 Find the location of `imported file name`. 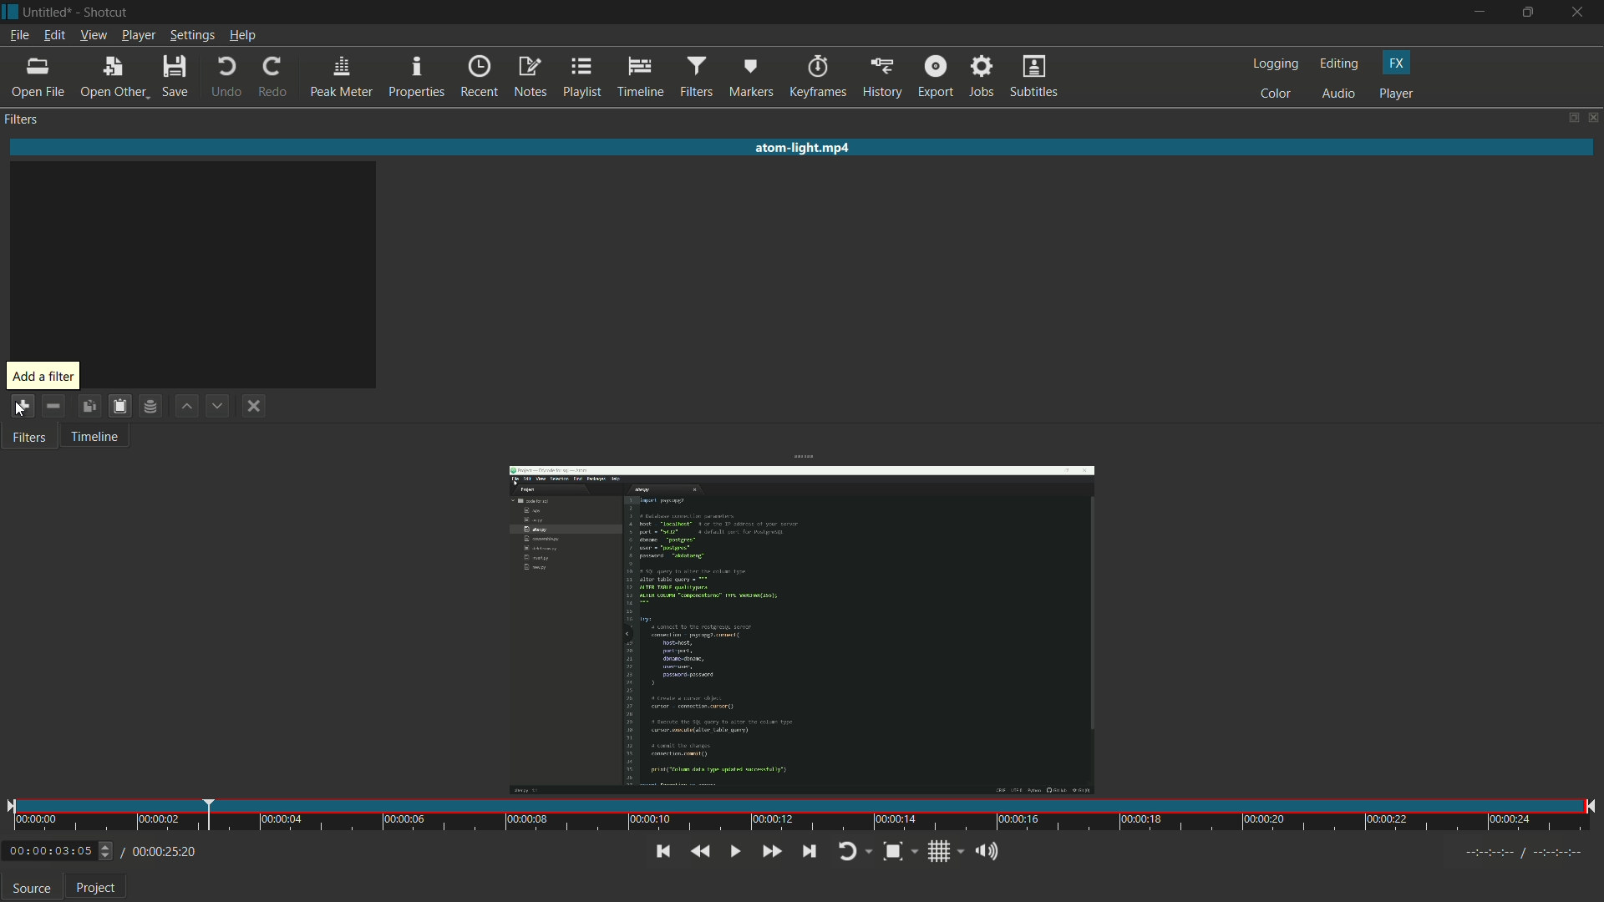

imported file name is located at coordinates (804, 149).